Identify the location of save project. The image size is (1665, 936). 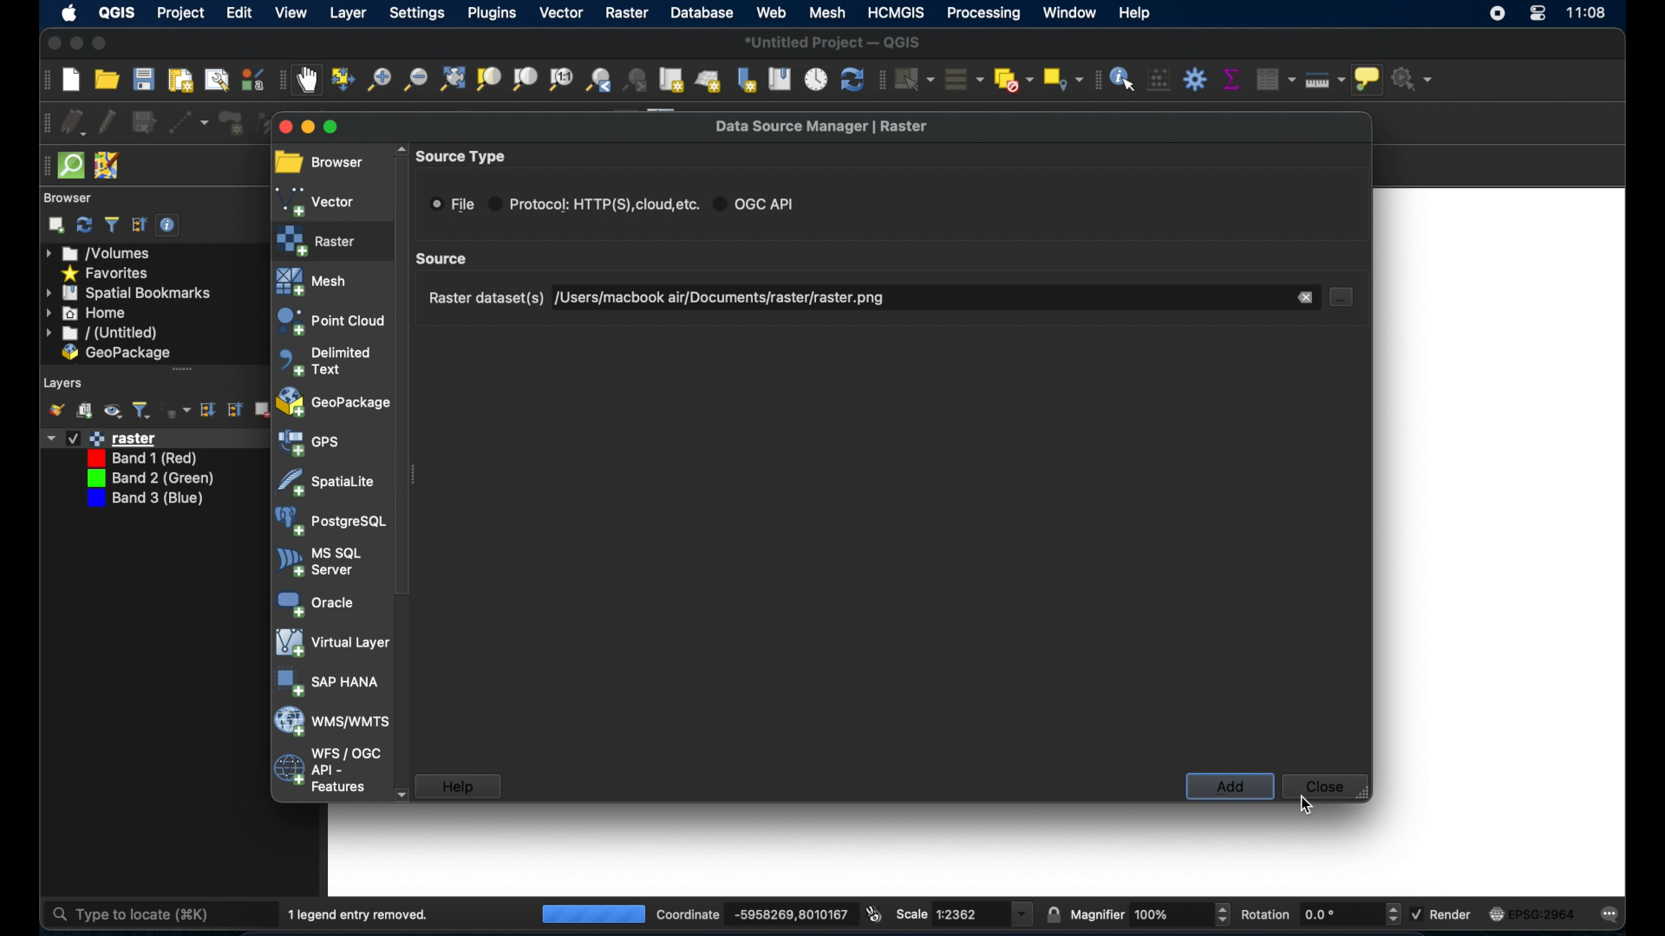
(144, 80).